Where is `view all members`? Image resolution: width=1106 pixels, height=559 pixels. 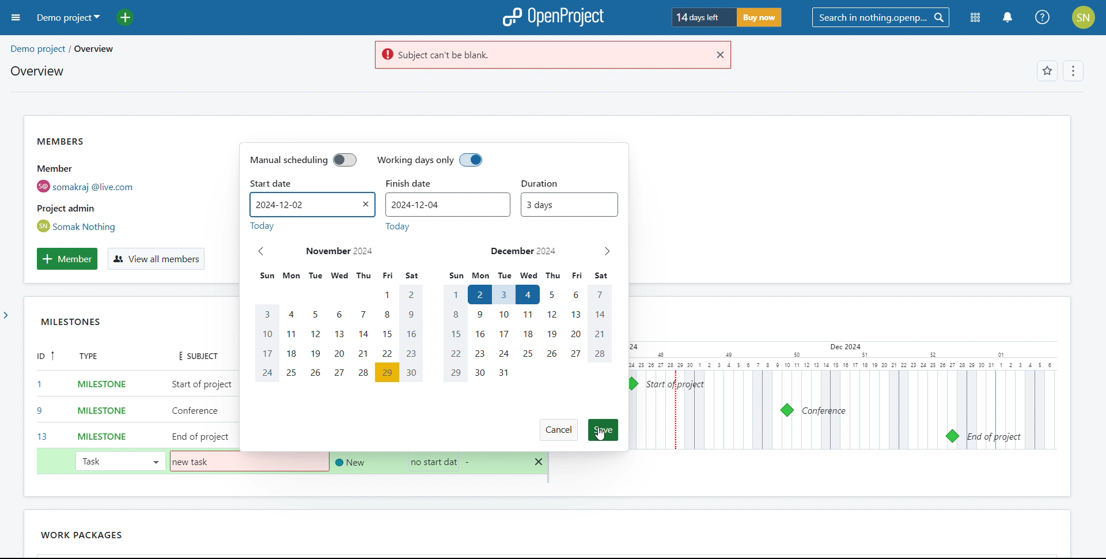
view all members is located at coordinates (155, 259).